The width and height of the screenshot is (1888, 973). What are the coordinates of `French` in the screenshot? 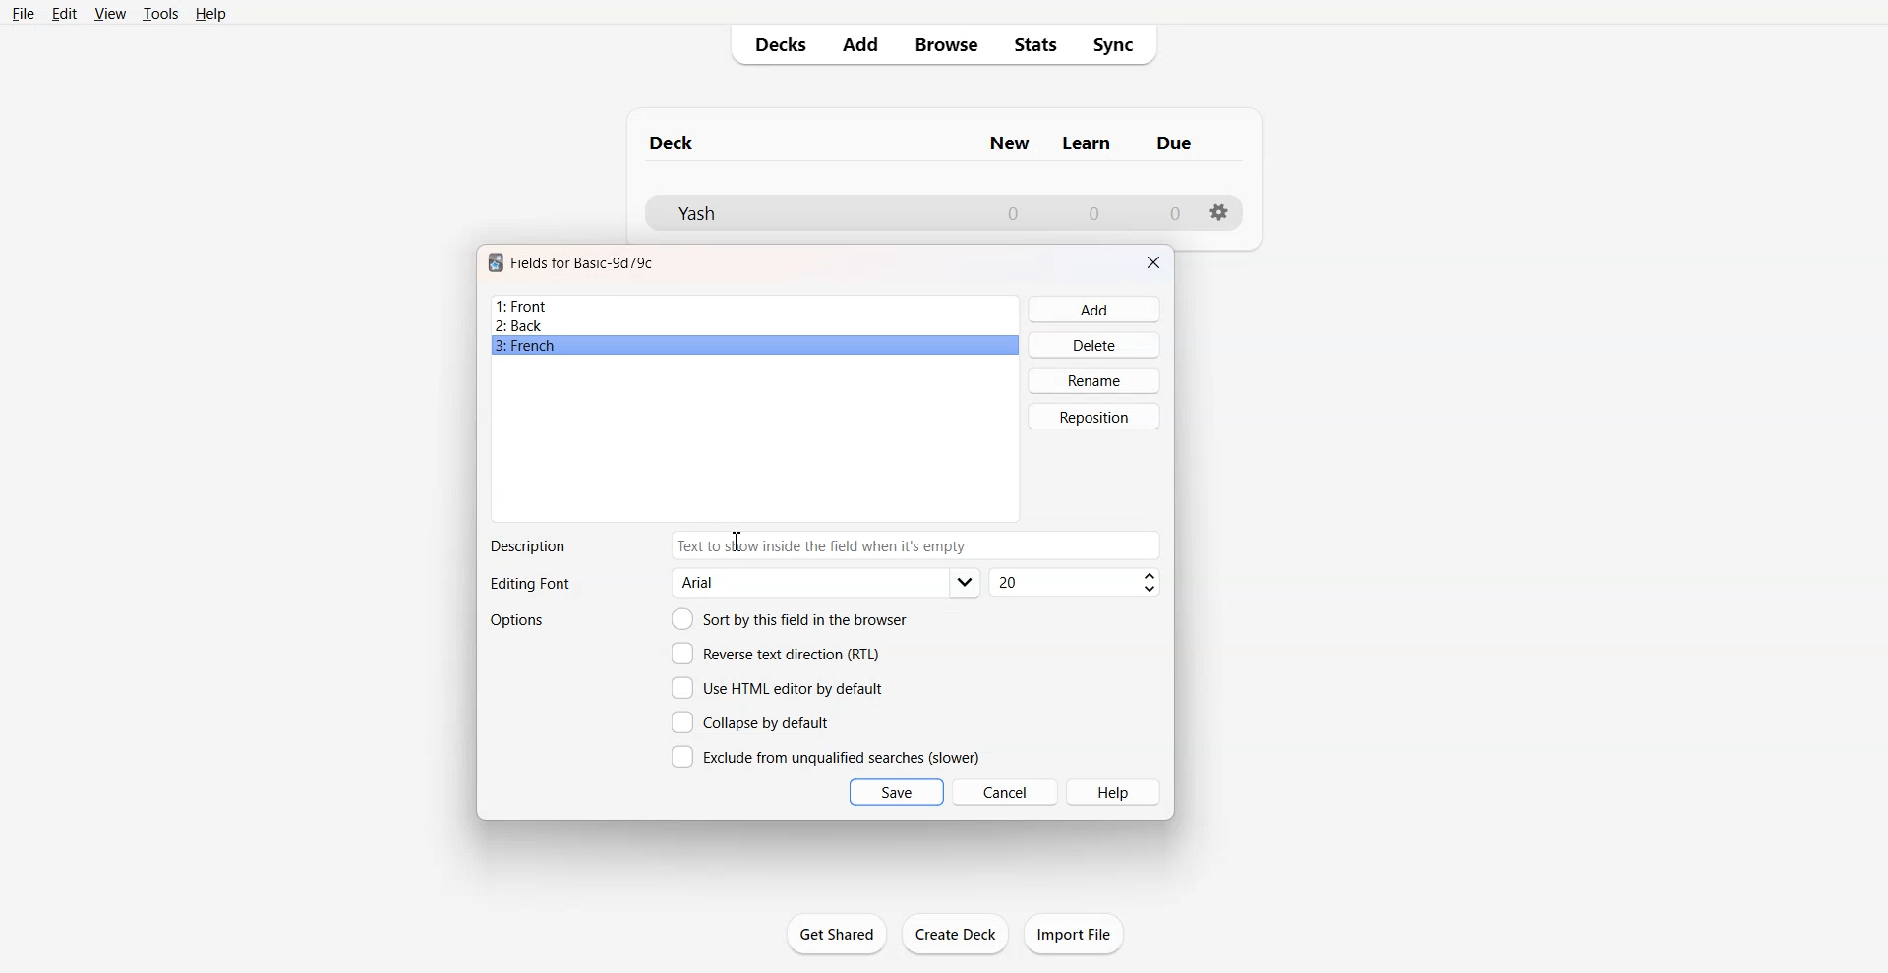 It's located at (755, 346).